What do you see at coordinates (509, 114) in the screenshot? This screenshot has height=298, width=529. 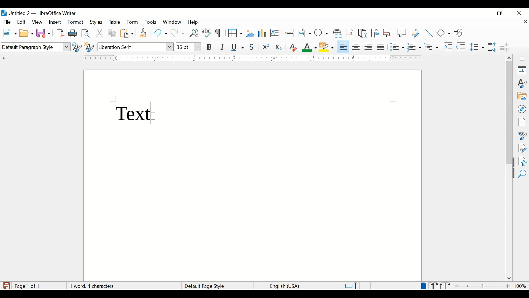 I see `scroll box` at bounding box center [509, 114].